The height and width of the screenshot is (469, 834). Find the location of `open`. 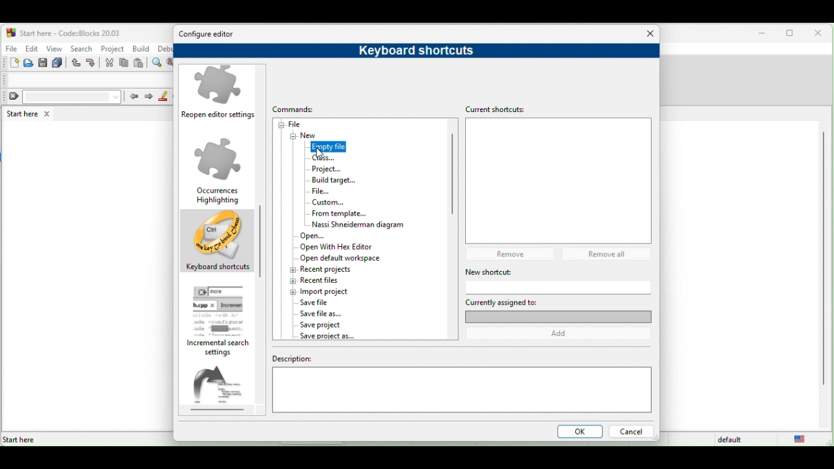

open is located at coordinates (318, 235).